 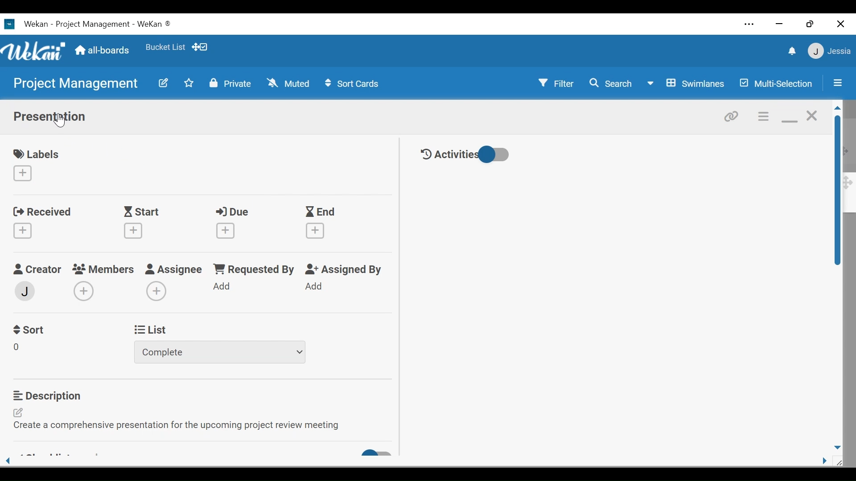 What do you see at coordinates (150, 329) in the screenshot?
I see `List` at bounding box center [150, 329].